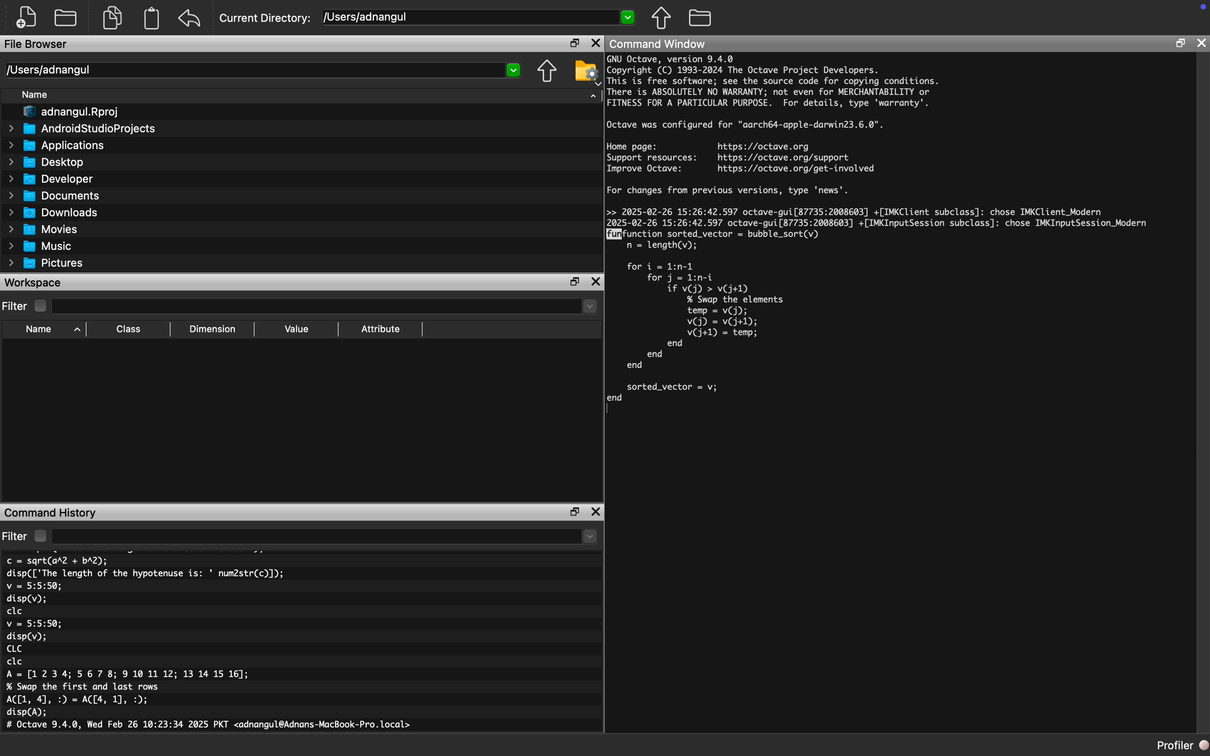 The image size is (1210, 756). I want to click on AndroidStudioProjects, so click(82, 129).